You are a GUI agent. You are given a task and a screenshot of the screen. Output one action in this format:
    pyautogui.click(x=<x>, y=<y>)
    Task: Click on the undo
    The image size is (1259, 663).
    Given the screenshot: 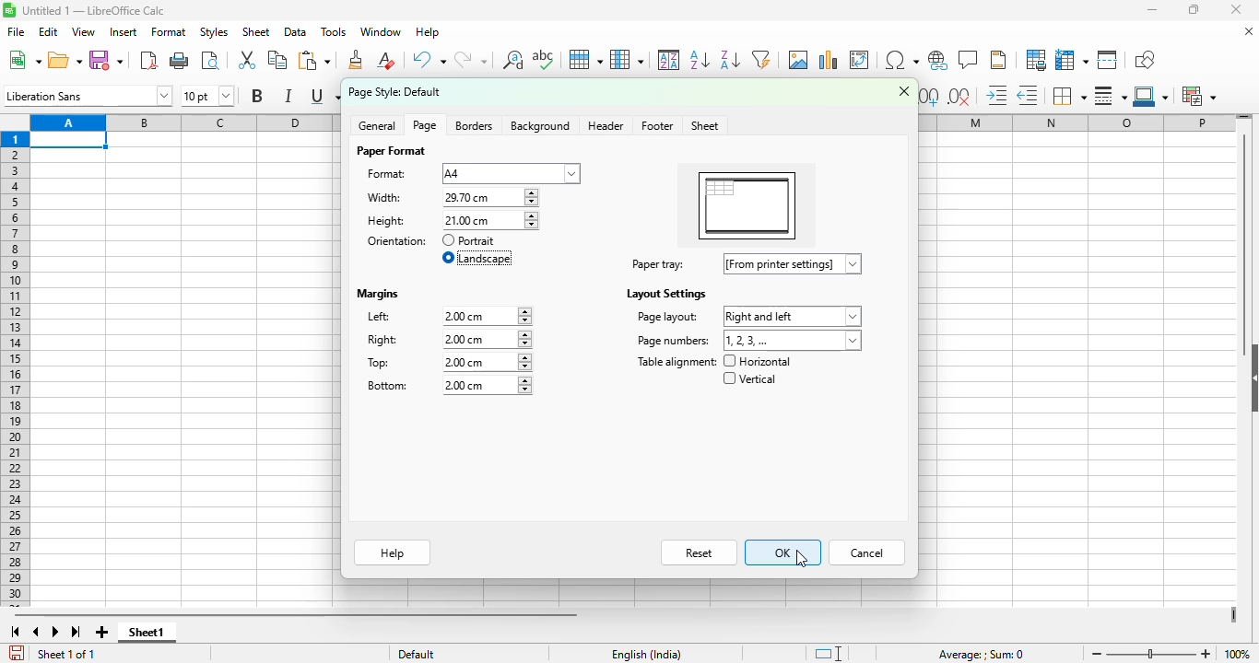 What is the action you would take?
    pyautogui.click(x=428, y=60)
    